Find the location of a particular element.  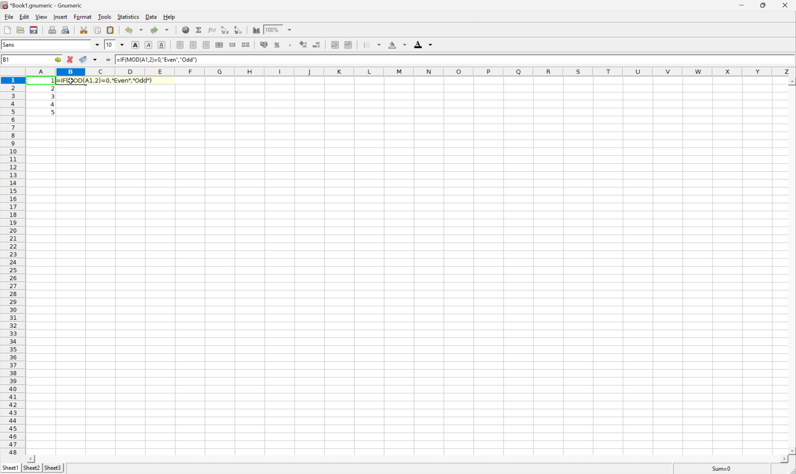

Data is located at coordinates (152, 17).